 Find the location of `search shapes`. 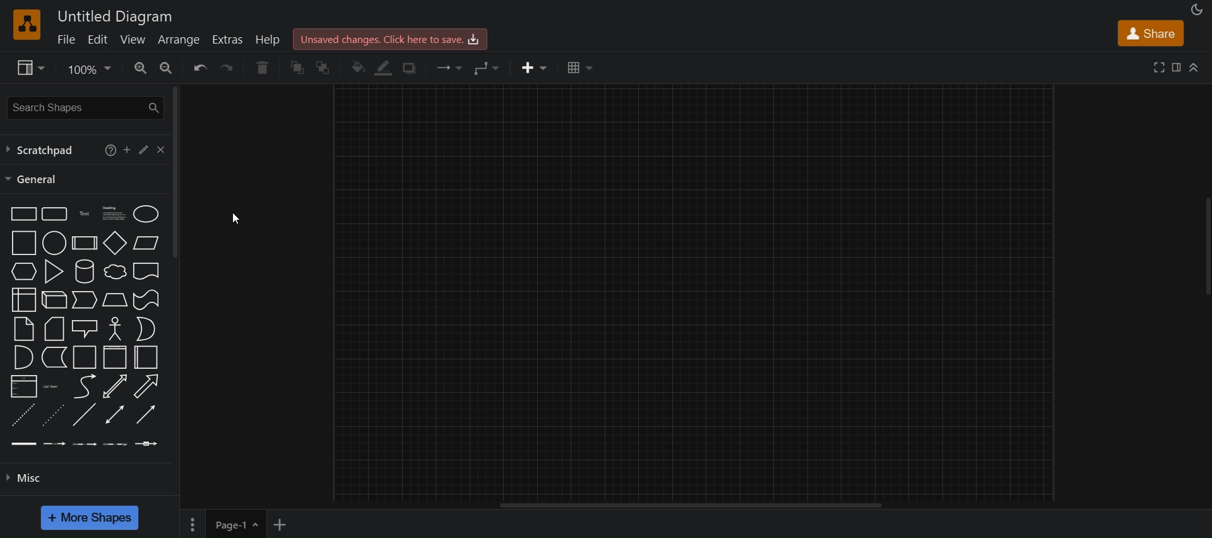

search shapes is located at coordinates (83, 108).